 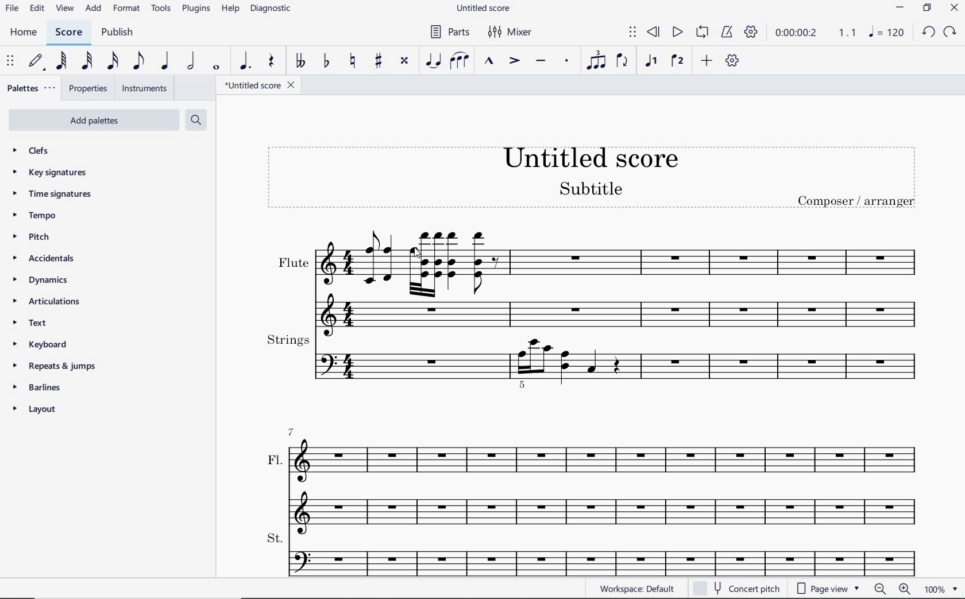 I want to click on VOICE 2, so click(x=676, y=60).